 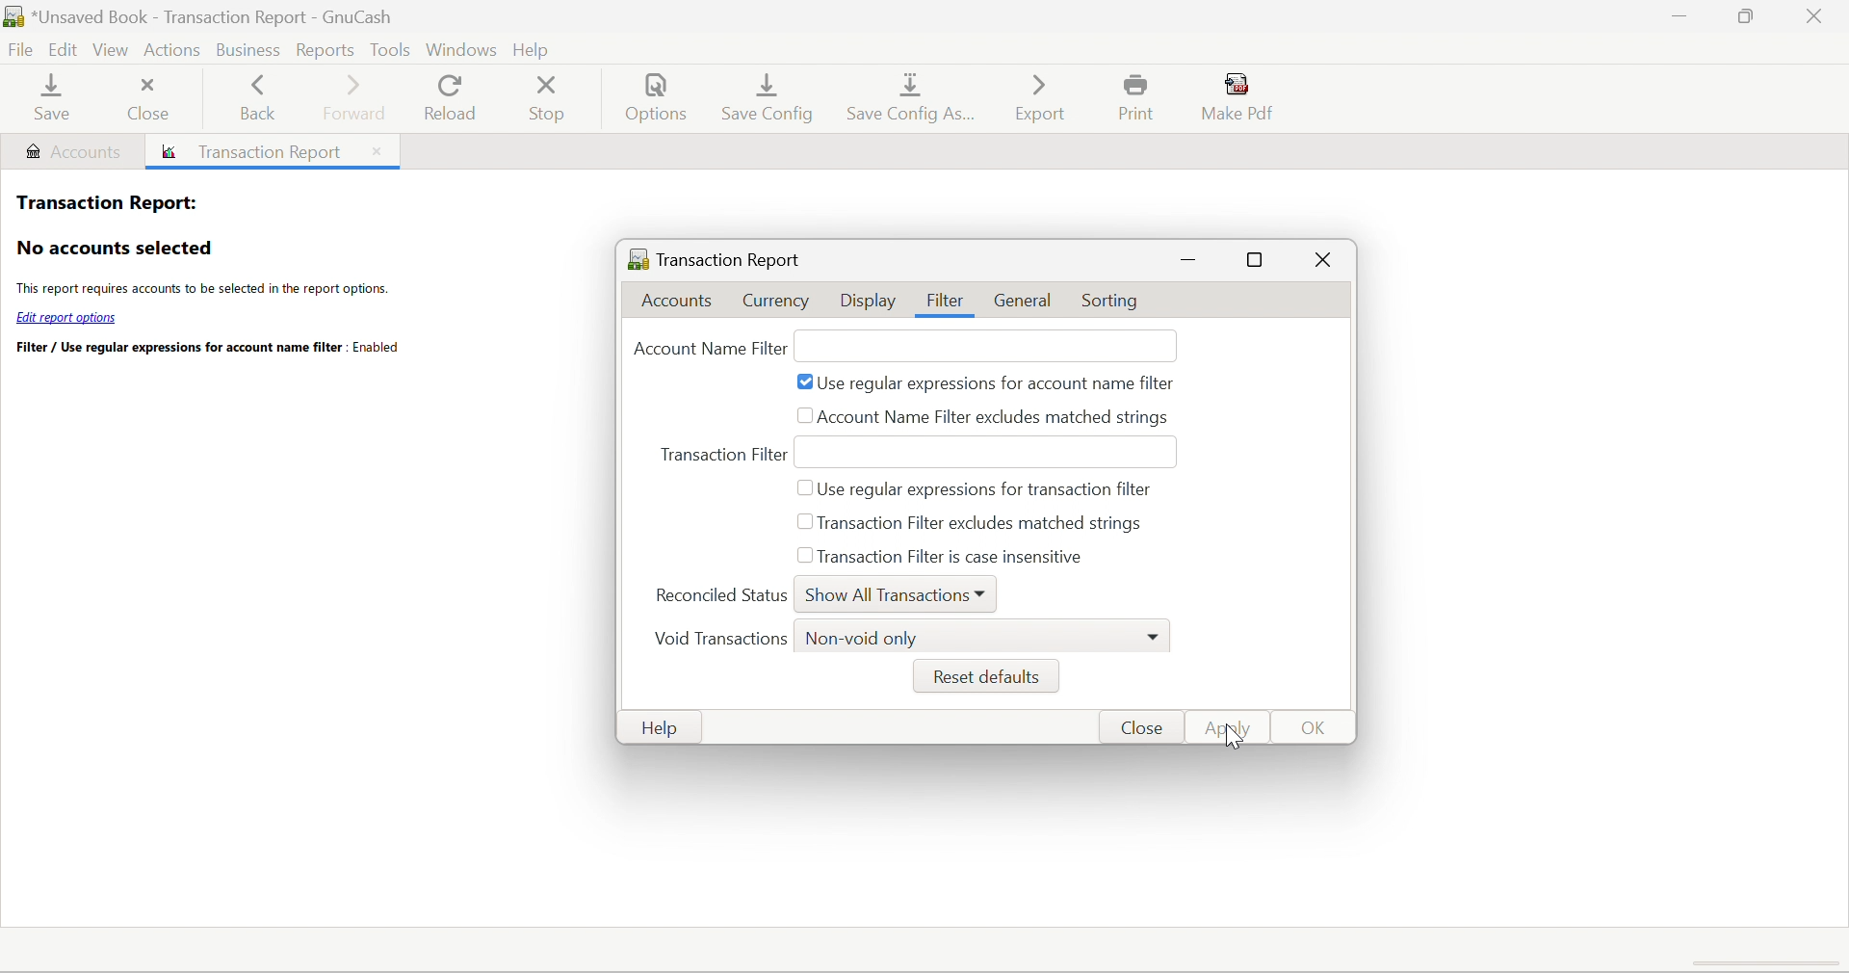 What do you see at coordinates (770, 96) in the screenshot?
I see `Save Config` at bounding box center [770, 96].